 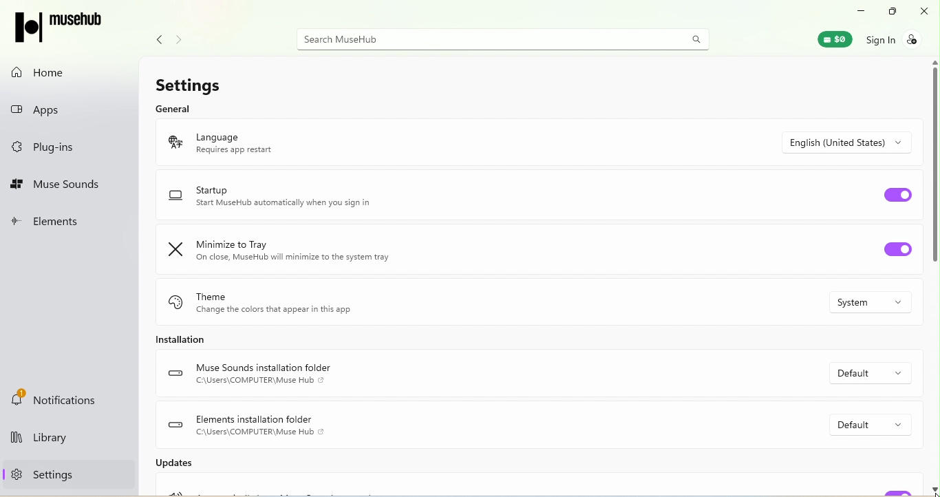 What do you see at coordinates (260, 381) in the screenshot?
I see `C\Users\COMPUTER\Muse Hub ©` at bounding box center [260, 381].